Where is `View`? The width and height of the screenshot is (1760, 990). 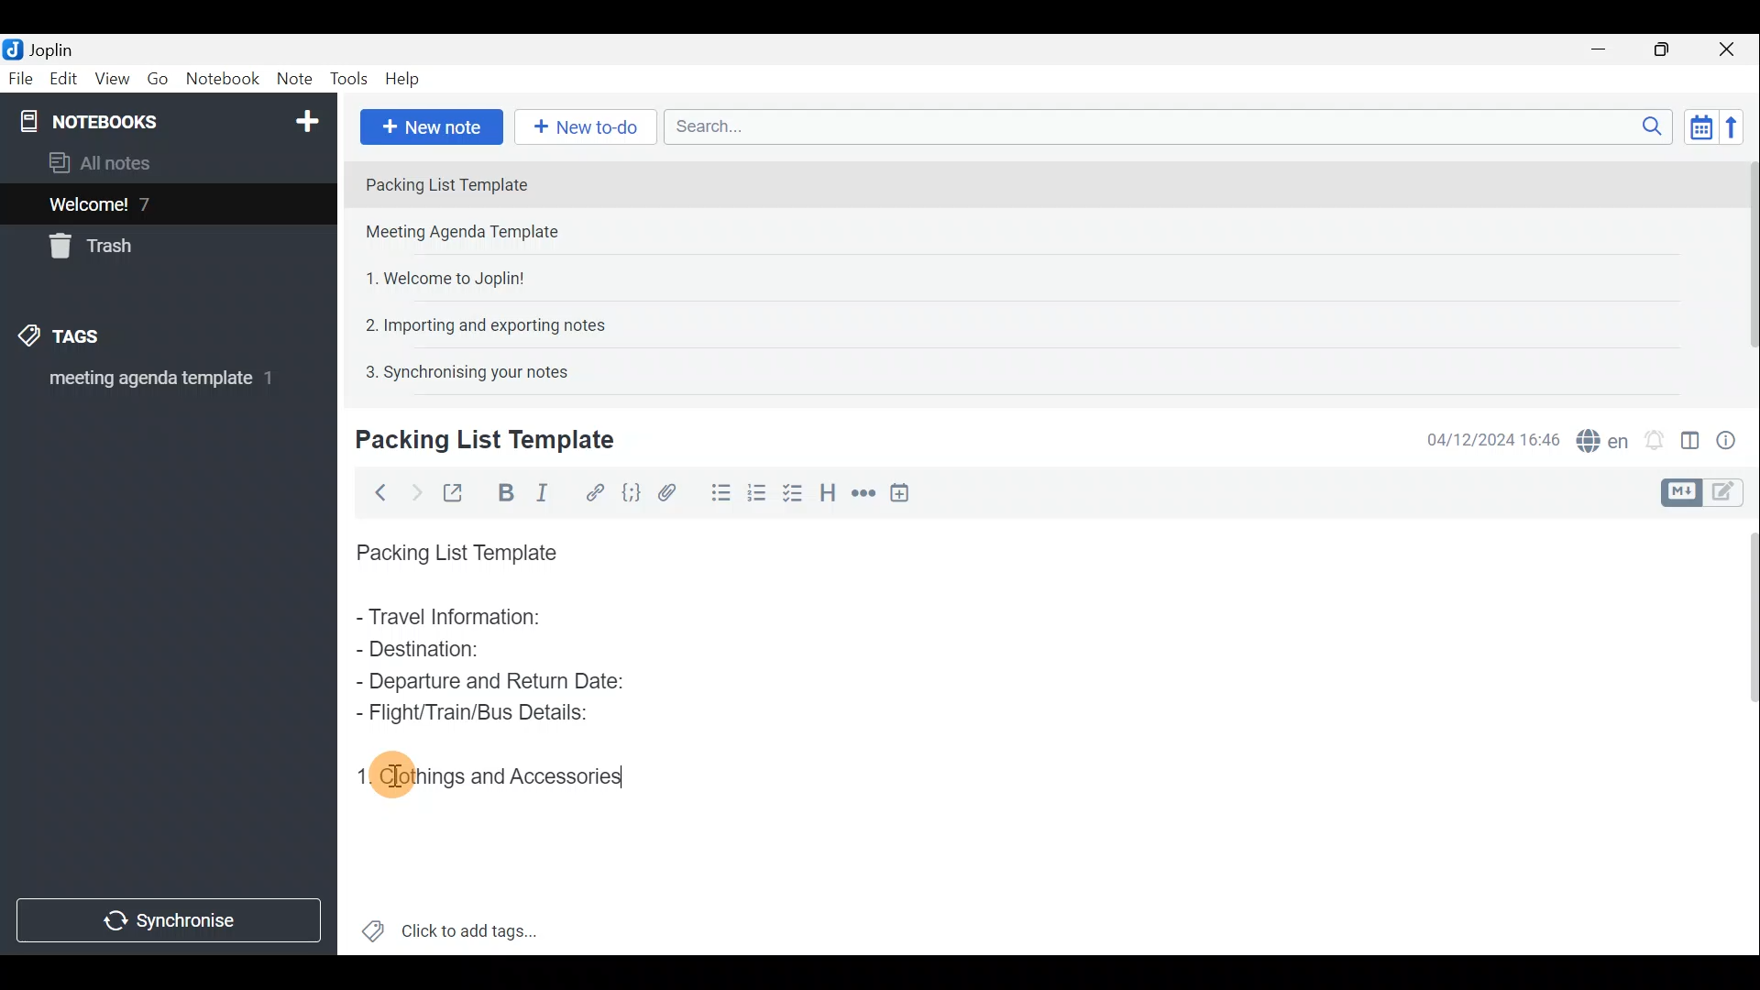
View is located at coordinates (114, 79).